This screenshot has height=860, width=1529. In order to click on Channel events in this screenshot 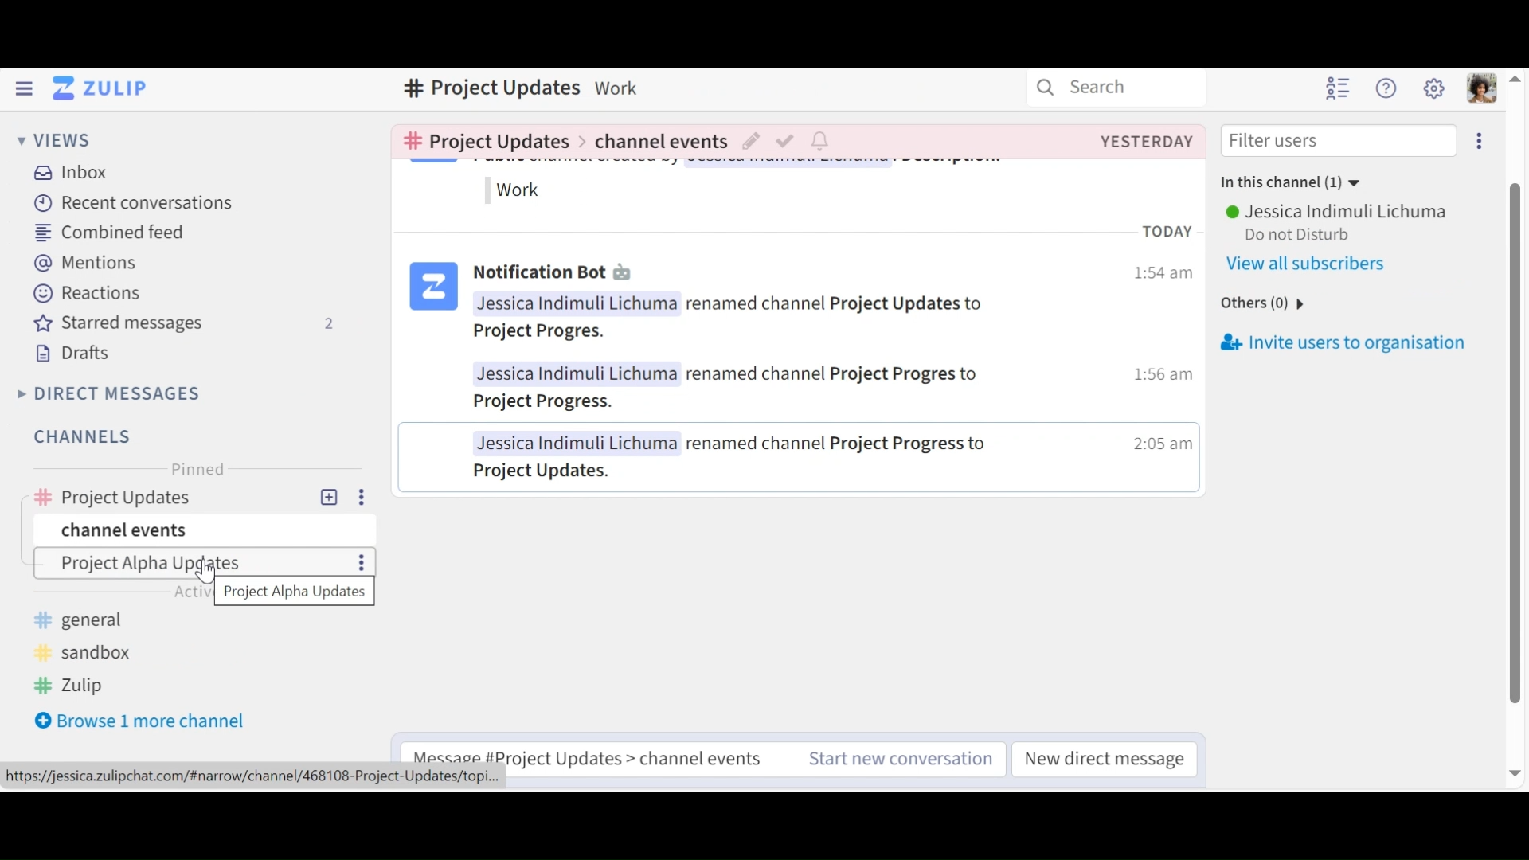, I will do `click(658, 145)`.